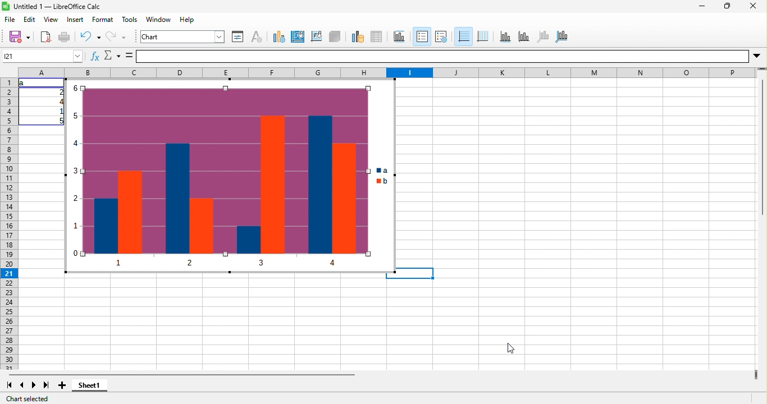 The height and width of the screenshot is (404, 767). Describe the element at coordinates (358, 38) in the screenshot. I see `data range` at that location.